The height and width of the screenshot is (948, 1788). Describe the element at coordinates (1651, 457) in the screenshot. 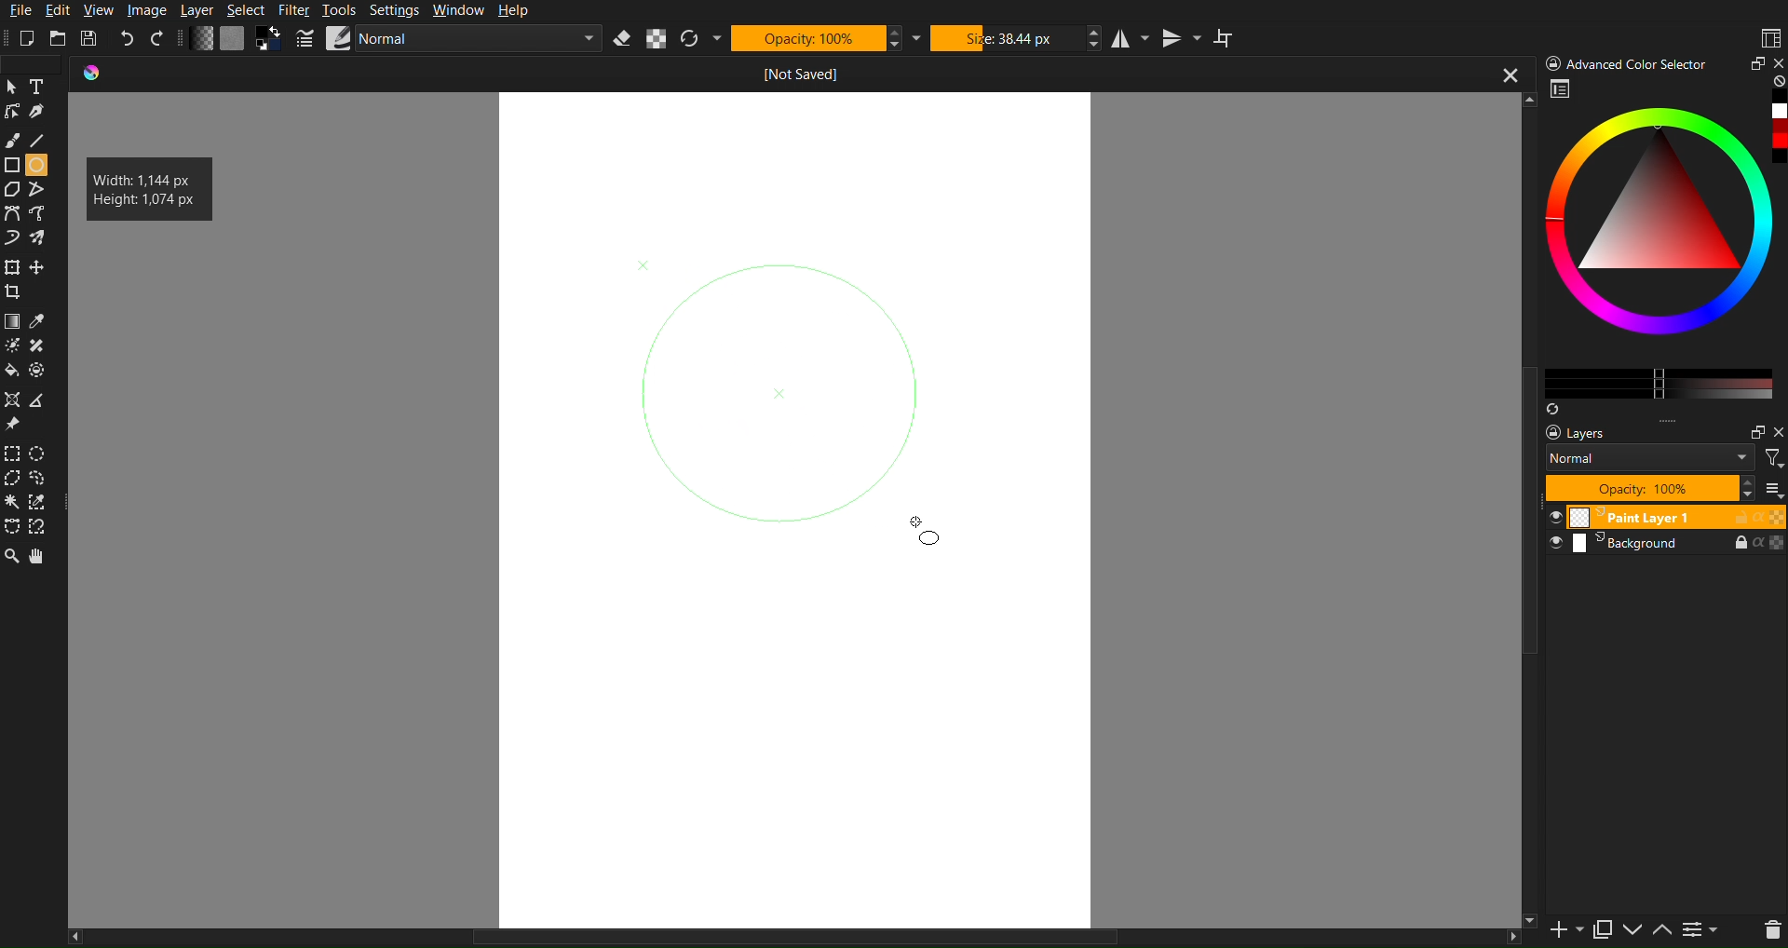

I see `Normal` at that location.